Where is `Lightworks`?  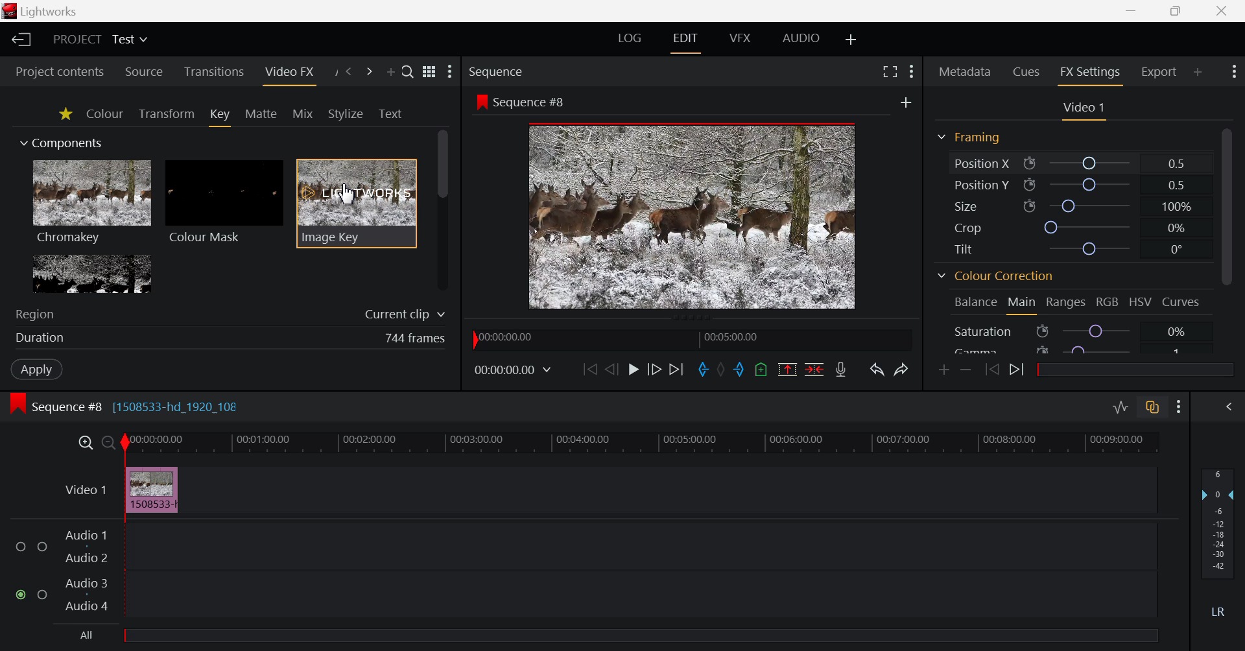
Lightworks is located at coordinates (54, 10).